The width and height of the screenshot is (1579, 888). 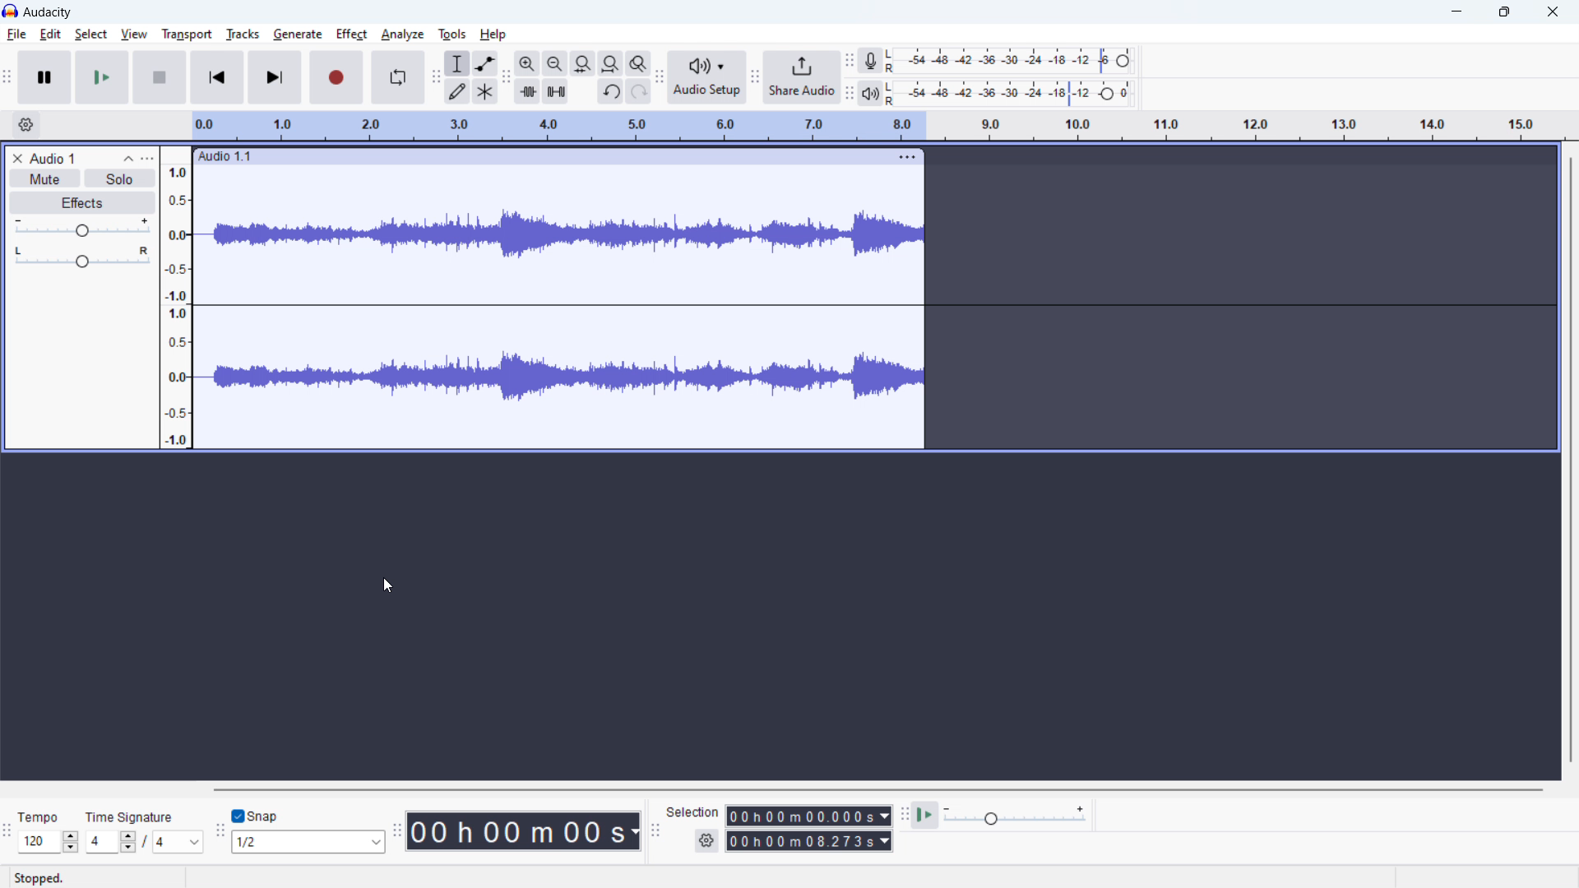 I want to click on timestamp, so click(x=524, y=831).